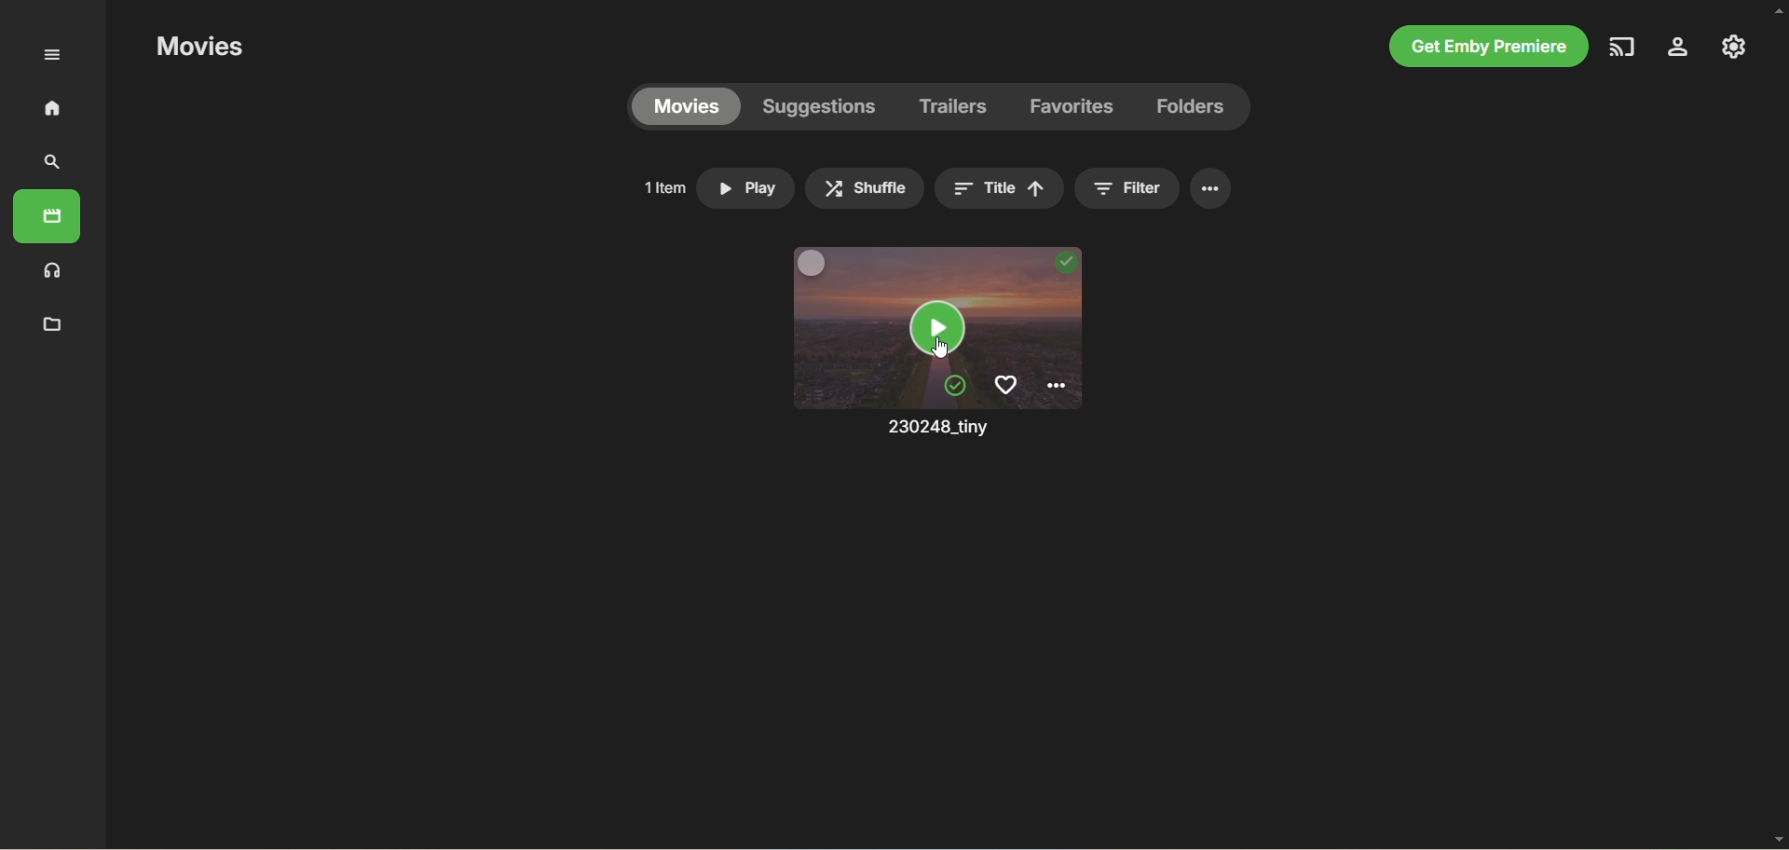  I want to click on shuffle, so click(866, 189).